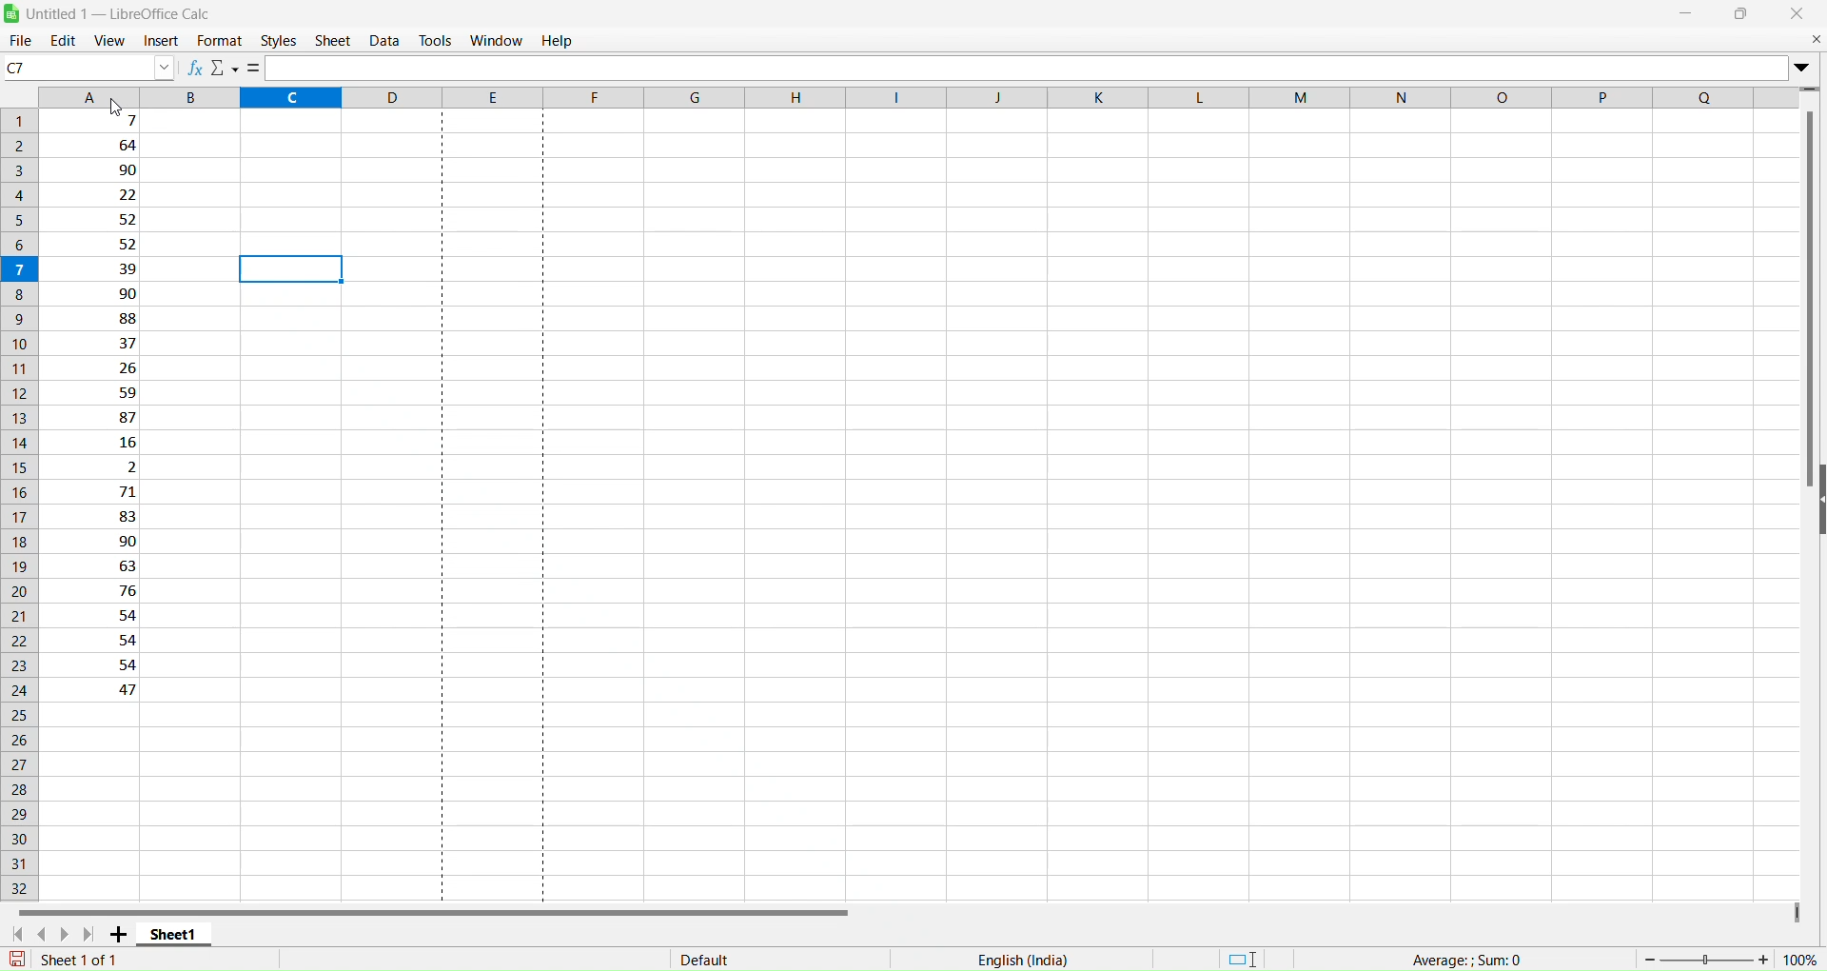 Image resolution: width=1827 pixels, height=971 pixels. I want to click on Active Cell, so click(87, 67).